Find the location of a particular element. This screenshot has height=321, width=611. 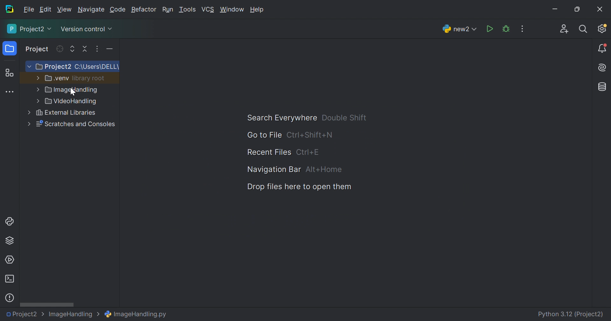

External Libraries is located at coordinates (76, 124).